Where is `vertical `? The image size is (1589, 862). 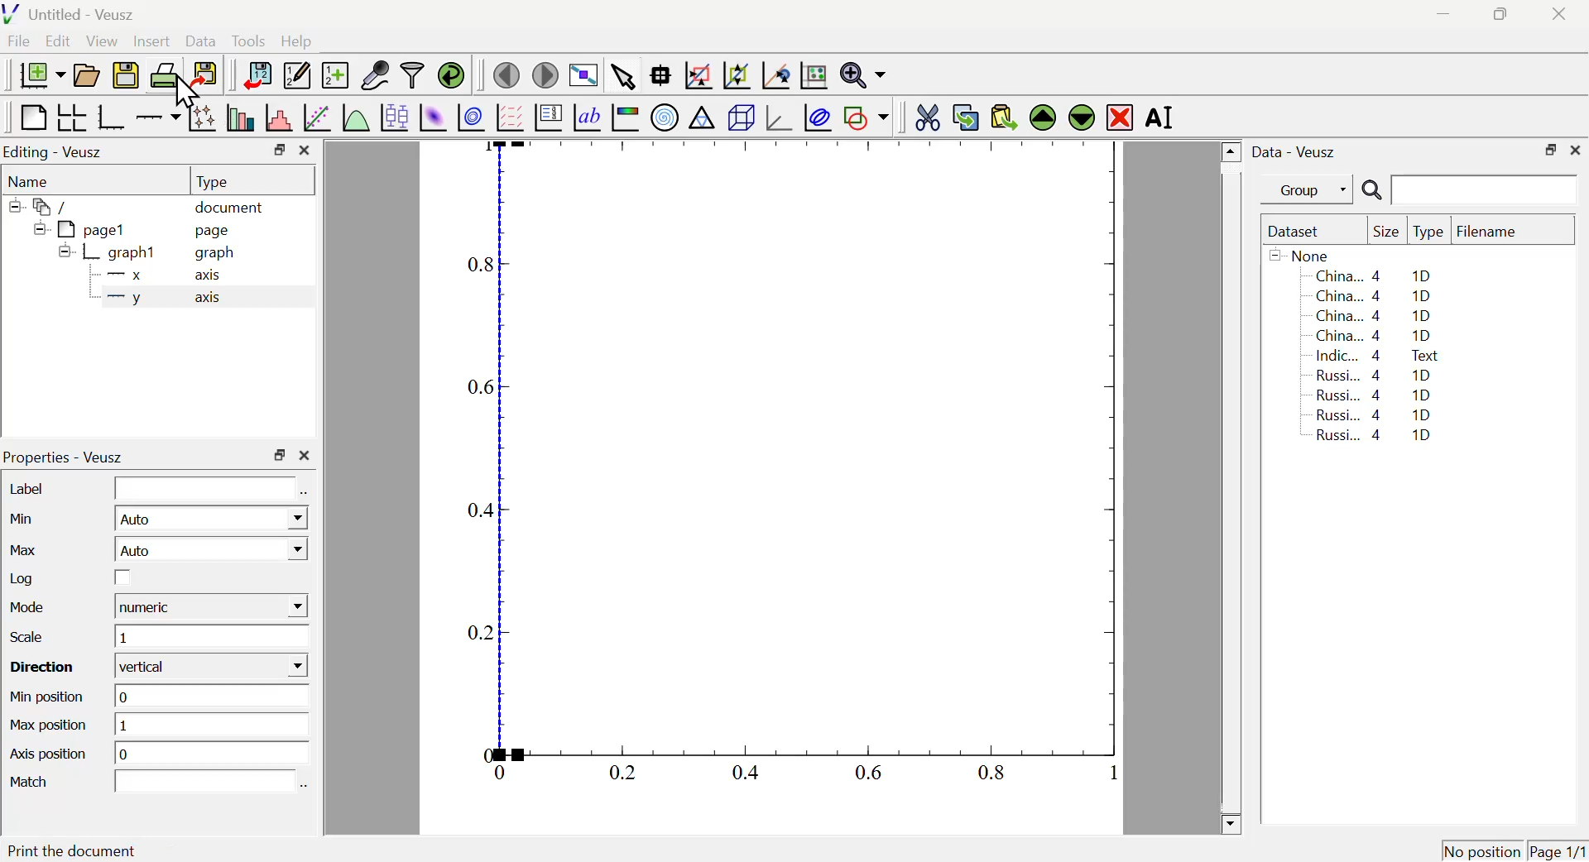 vertical  is located at coordinates (214, 667).